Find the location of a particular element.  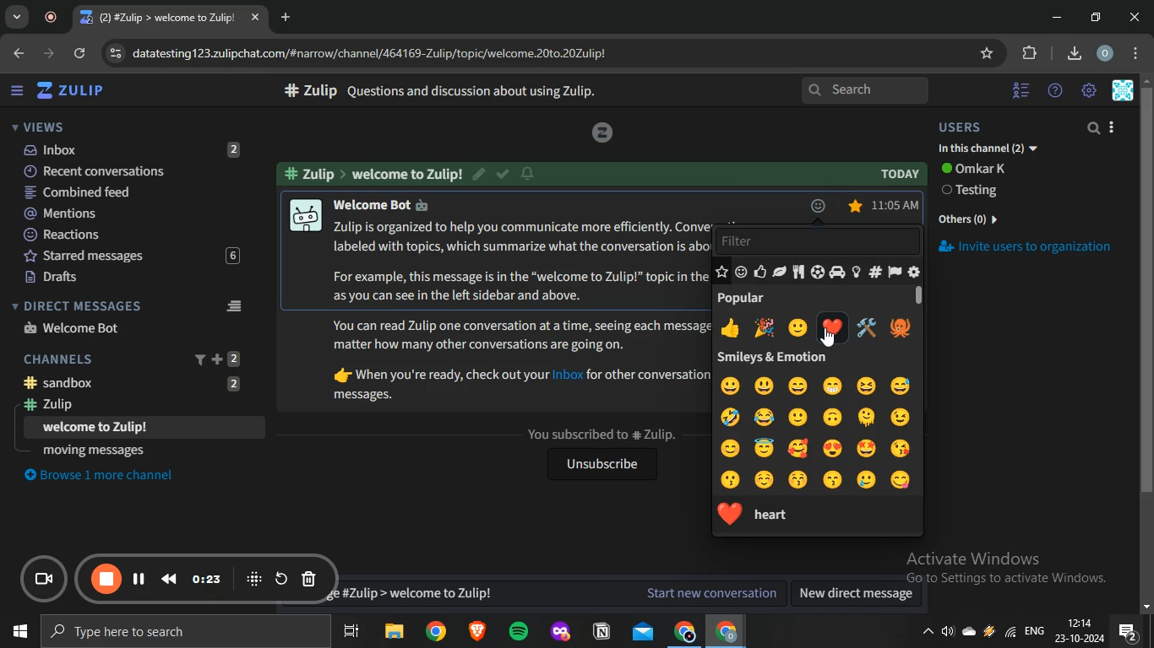

hide user list menu is located at coordinates (1021, 88).